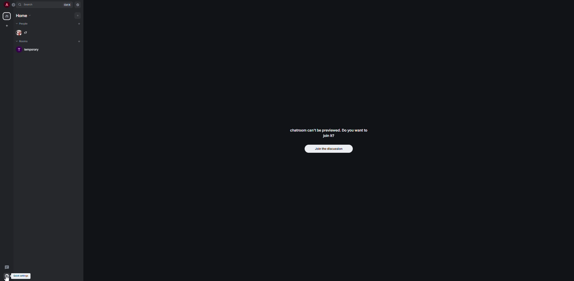 The image size is (574, 281). I want to click on profile, so click(5, 4).